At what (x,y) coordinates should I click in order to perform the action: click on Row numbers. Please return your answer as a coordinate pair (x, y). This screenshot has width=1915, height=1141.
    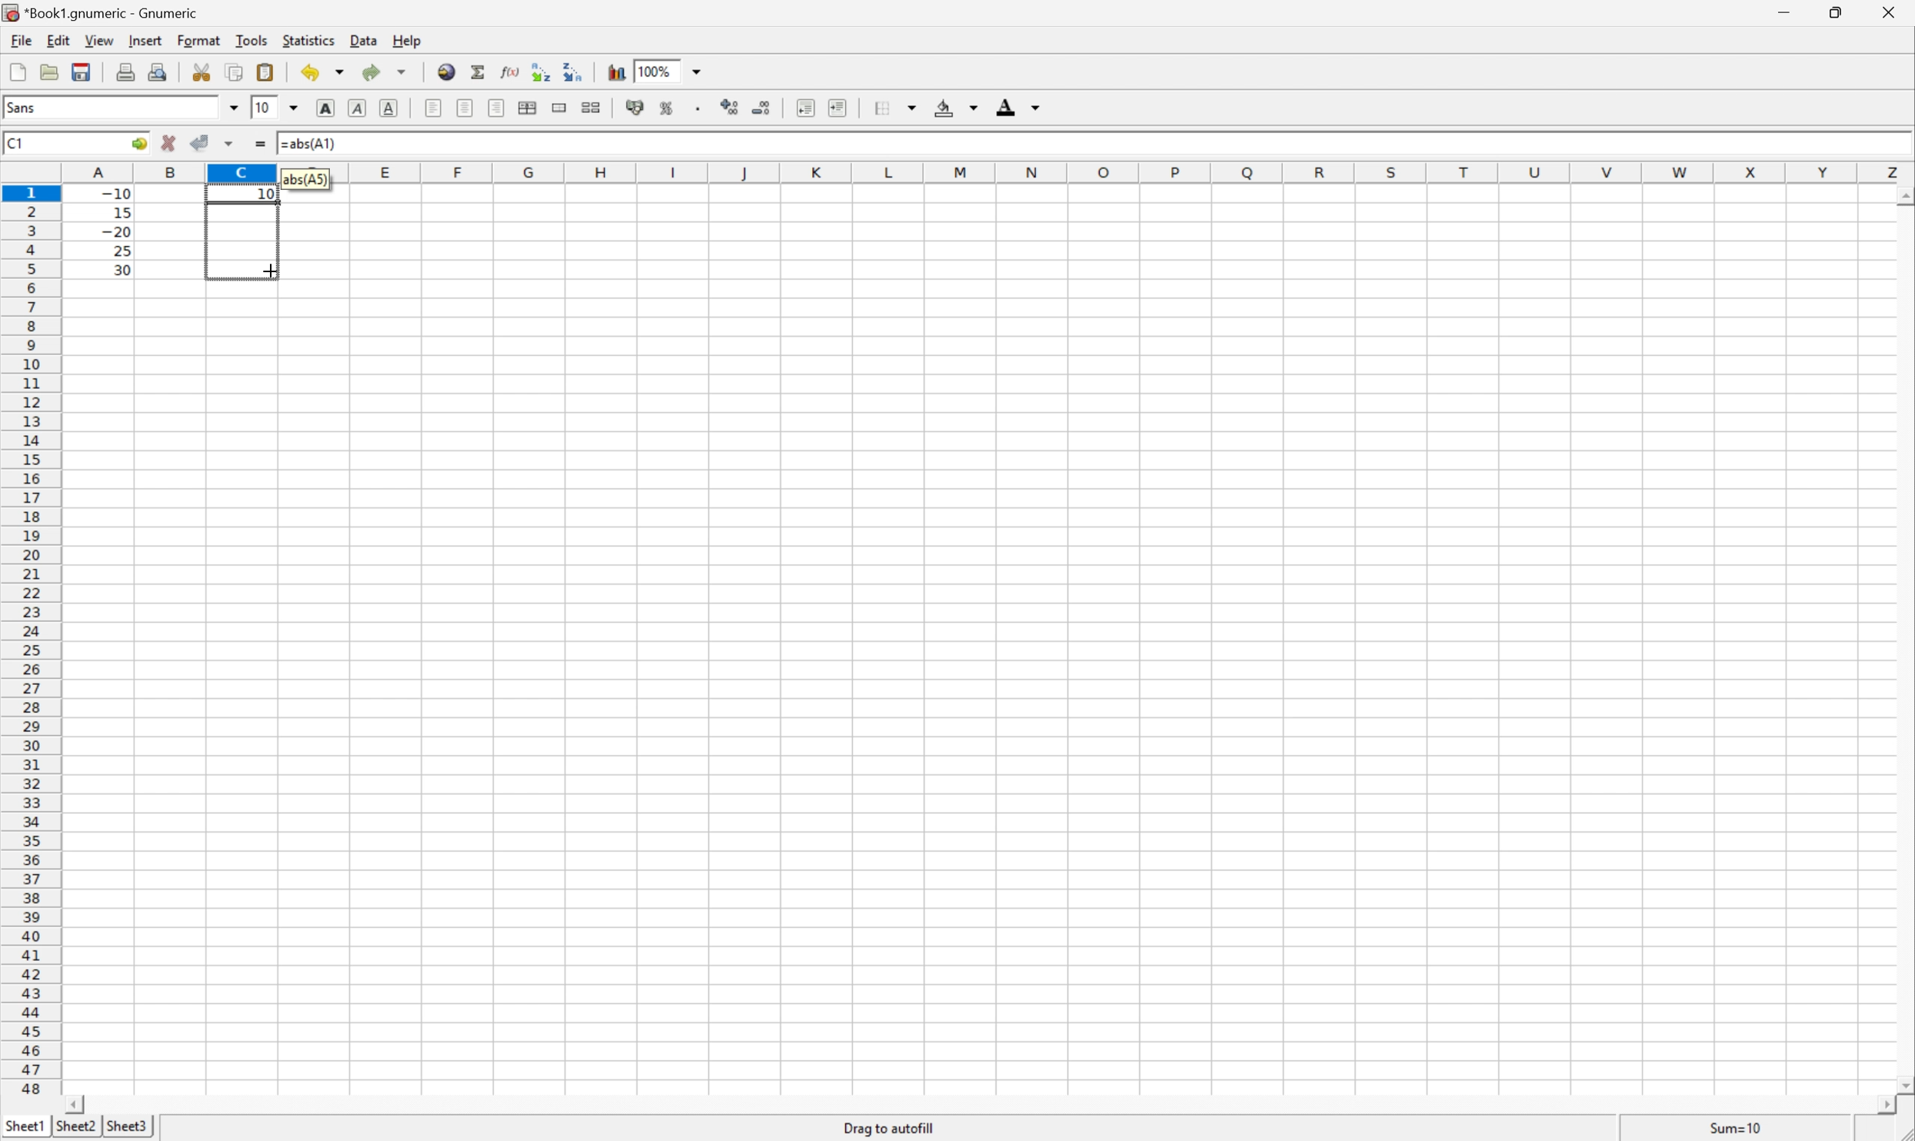
    Looking at the image, I should click on (31, 644).